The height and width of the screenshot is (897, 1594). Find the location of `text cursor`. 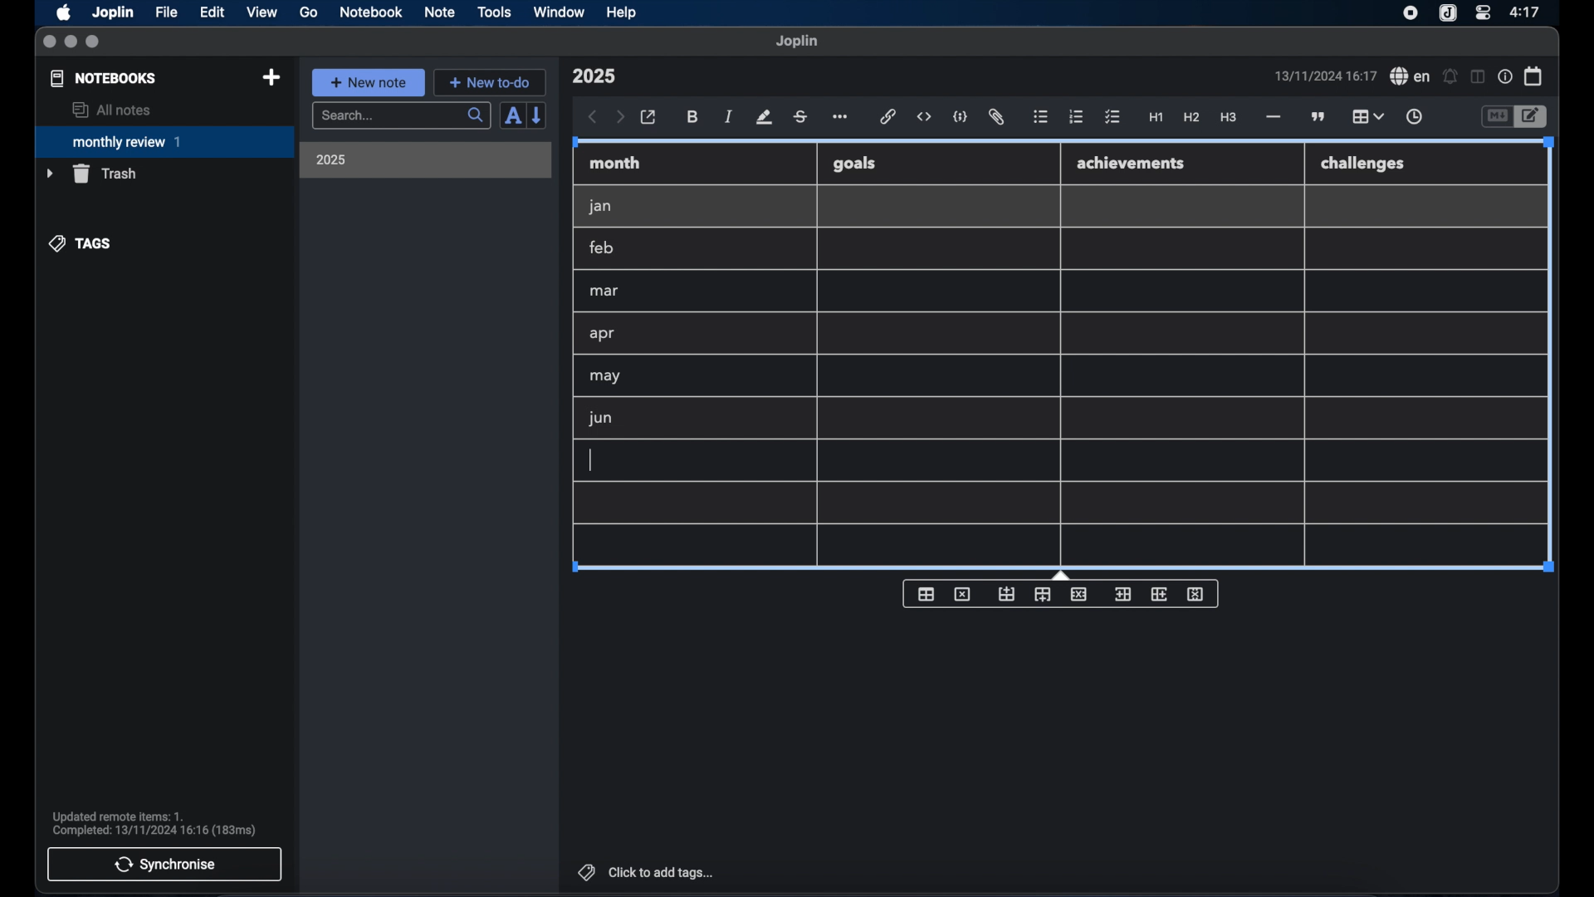

text cursor is located at coordinates (590, 460).